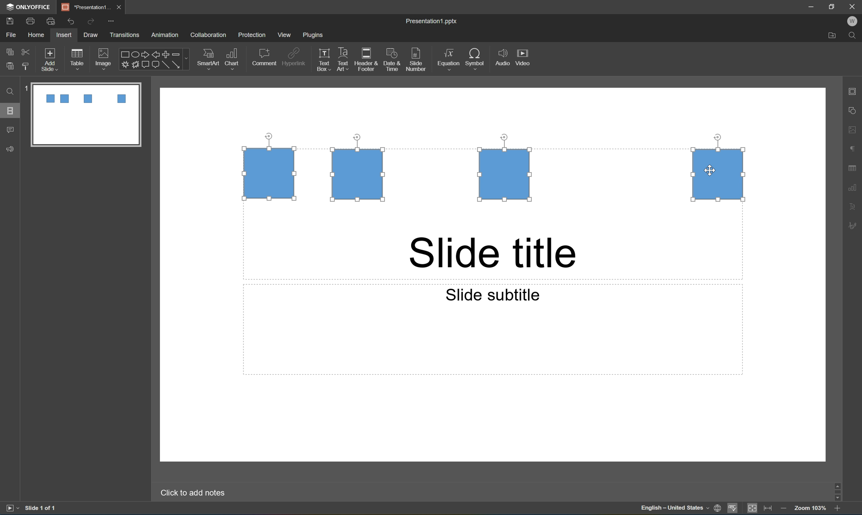  I want to click on feedback & support, so click(9, 149).